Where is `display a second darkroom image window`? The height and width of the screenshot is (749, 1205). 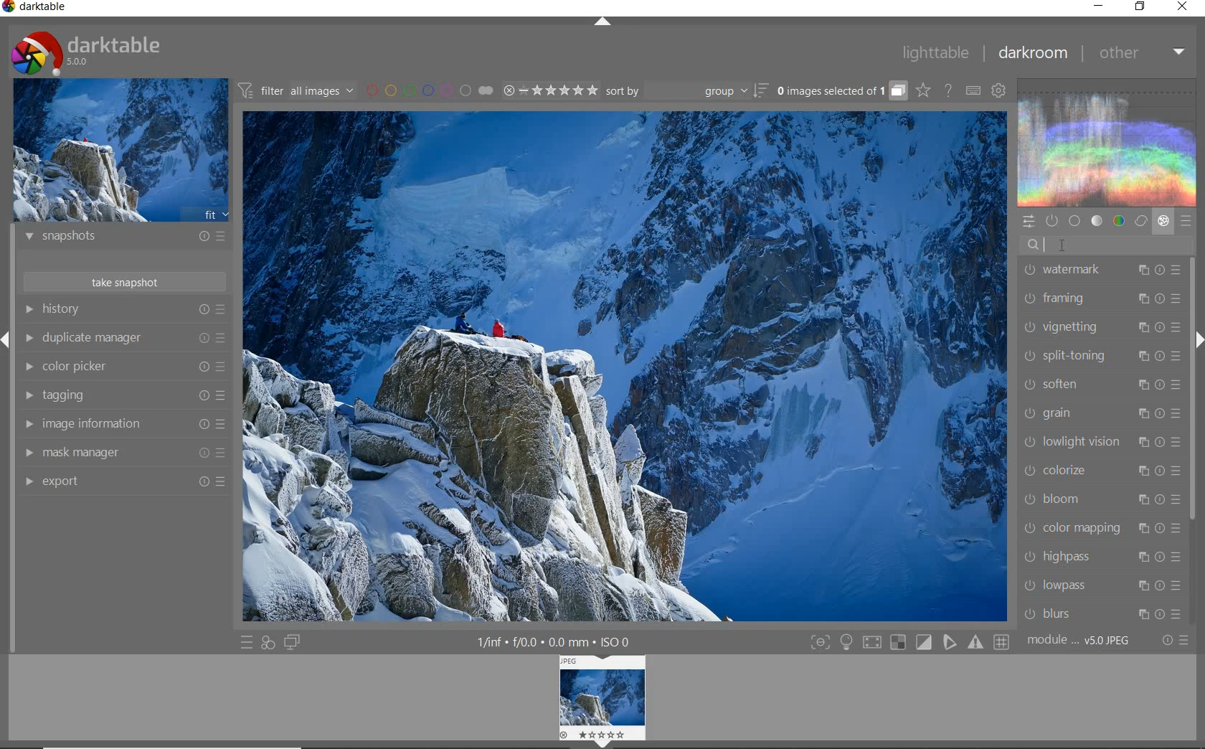 display a second darkroom image window is located at coordinates (292, 643).